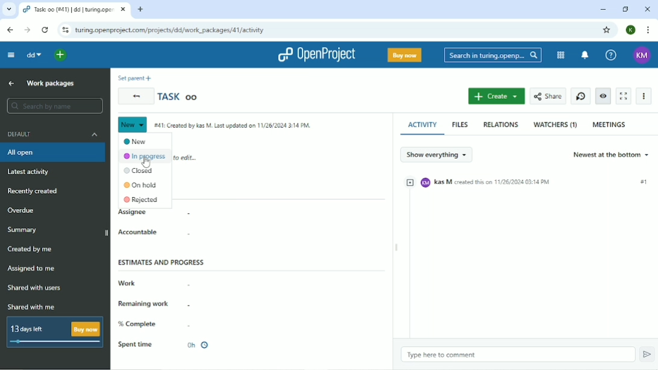  I want to click on Summary, so click(56, 231).